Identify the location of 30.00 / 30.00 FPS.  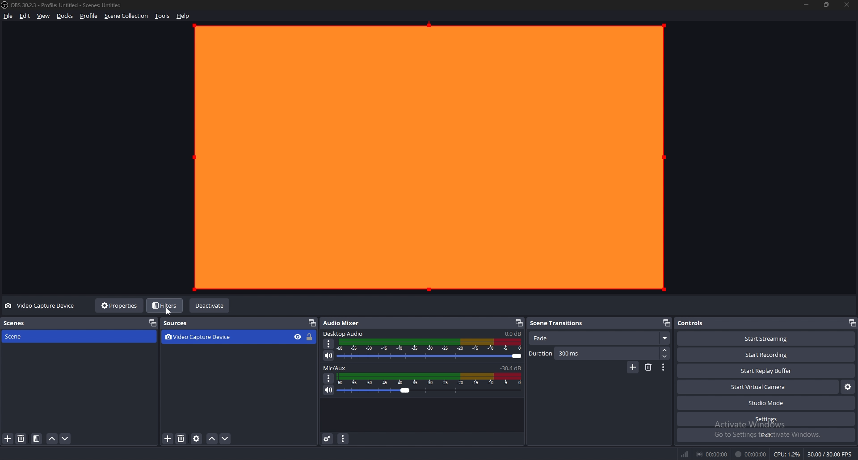
(830, 454).